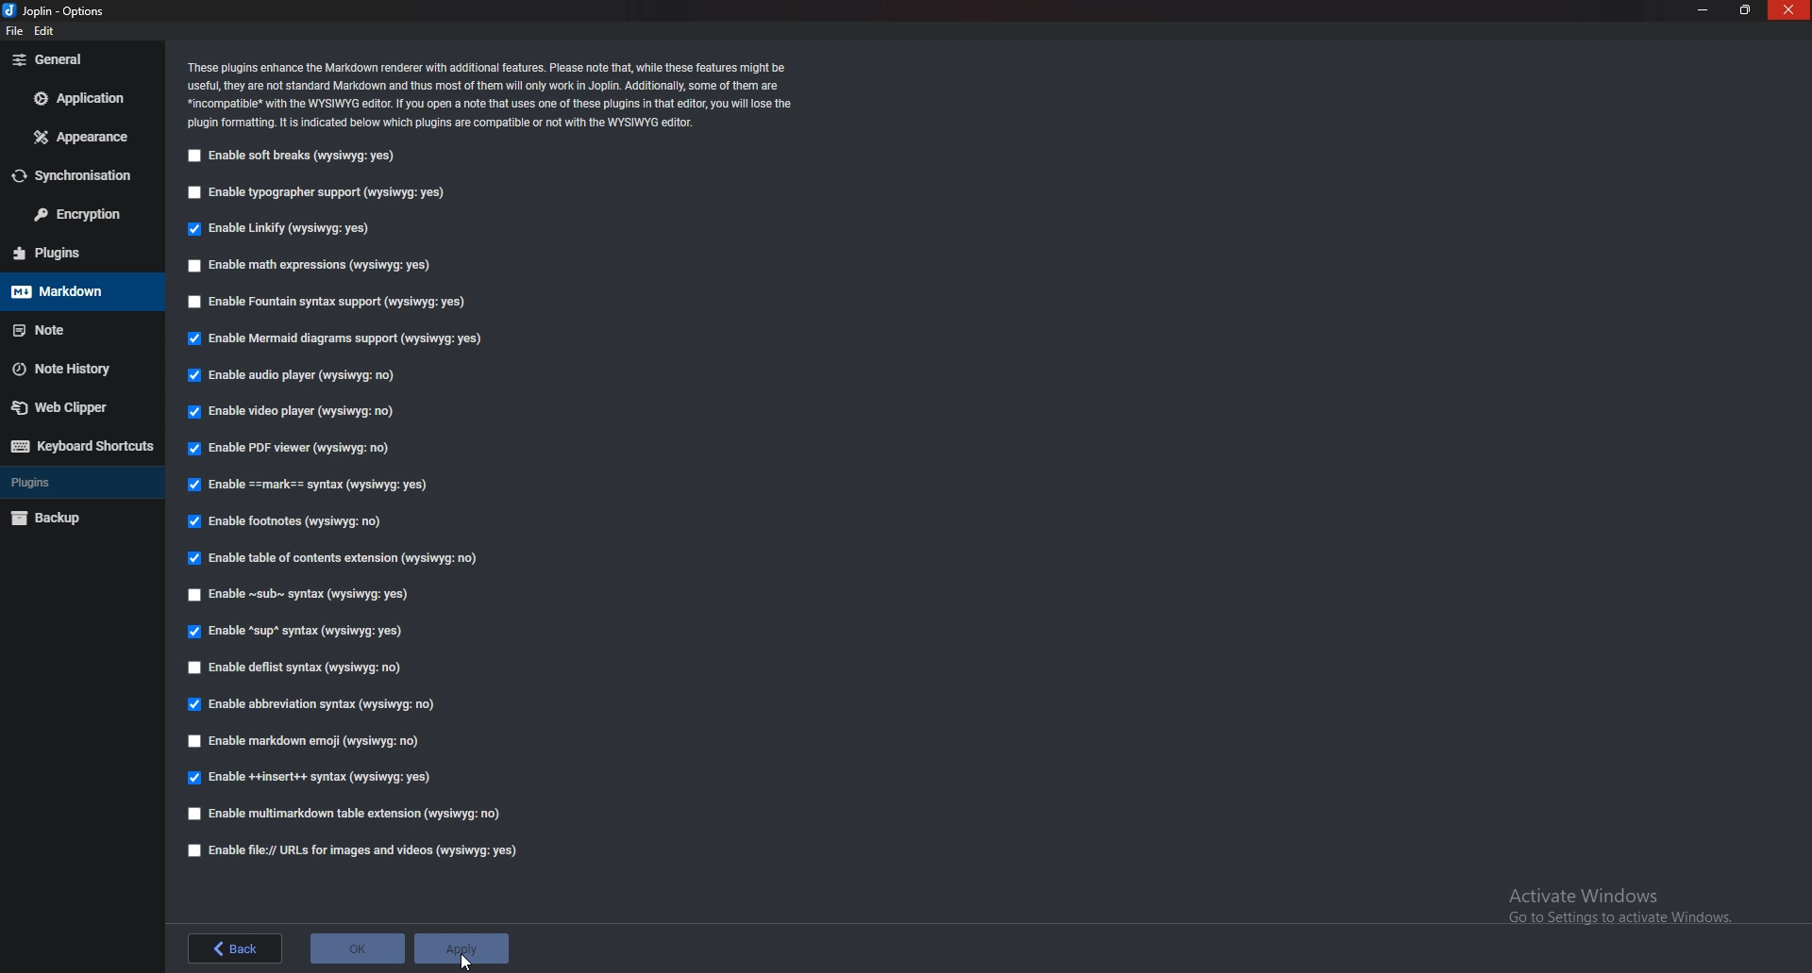  What do you see at coordinates (291, 376) in the screenshot?
I see `Enable audio player` at bounding box center [291, 376].